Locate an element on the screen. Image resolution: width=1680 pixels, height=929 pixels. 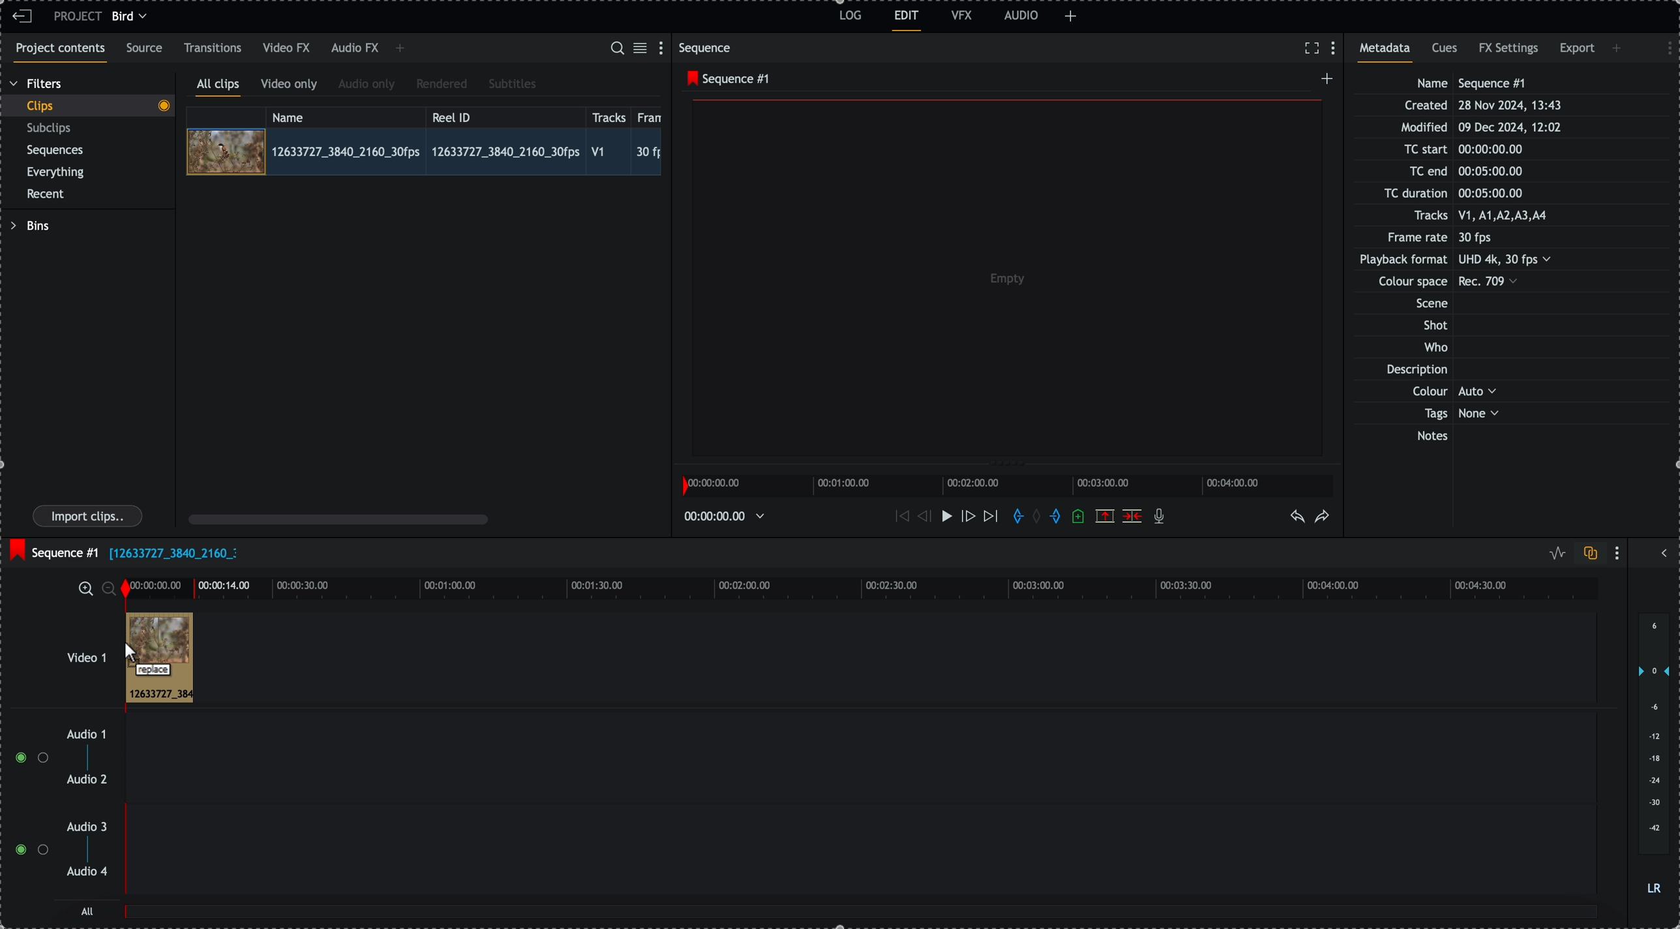
create a new sequence is located at coordinates (1324, 82).